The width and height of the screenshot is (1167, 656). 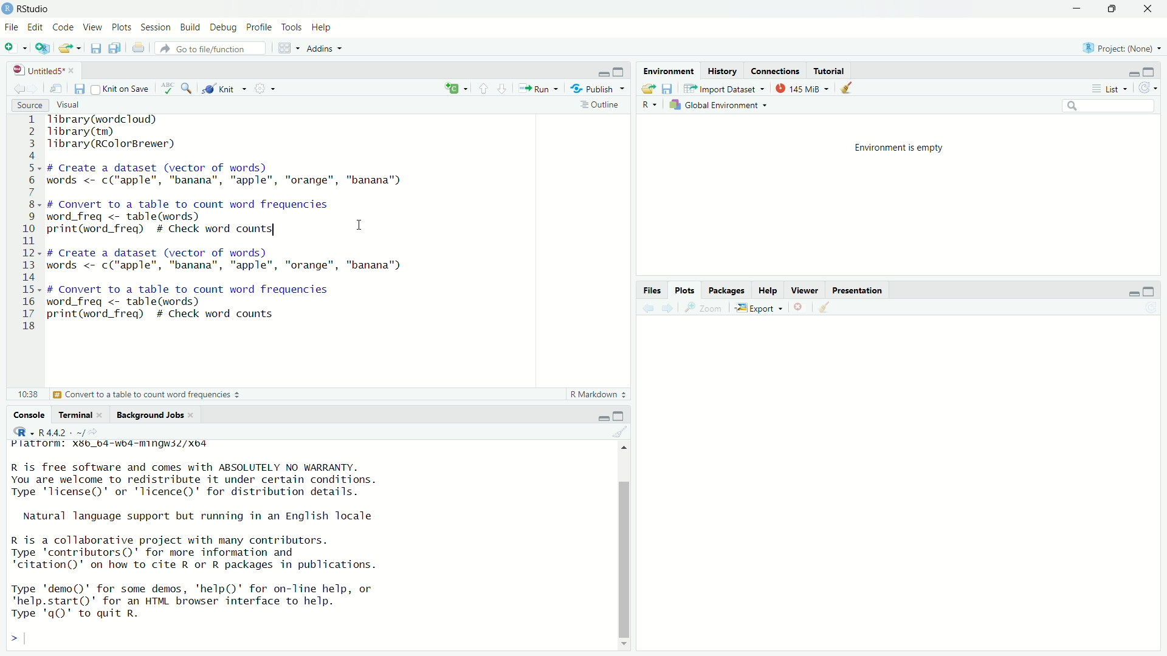 What do you see at coordinates (1145, 12) in the screenshot?
I see `Close` at bounding box center [1145, 12].